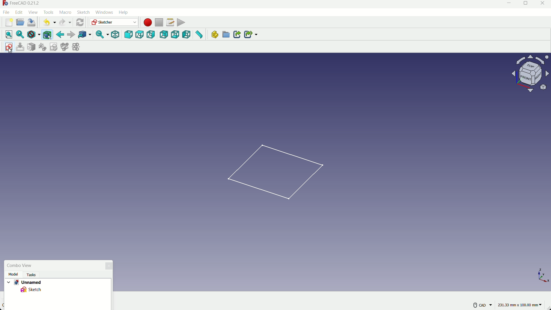 This screenshot has height=310, width=551. What do you see at coordinates (31, 34) in the screenshot?
I see `draw styles` at bounding box center [31, 34].